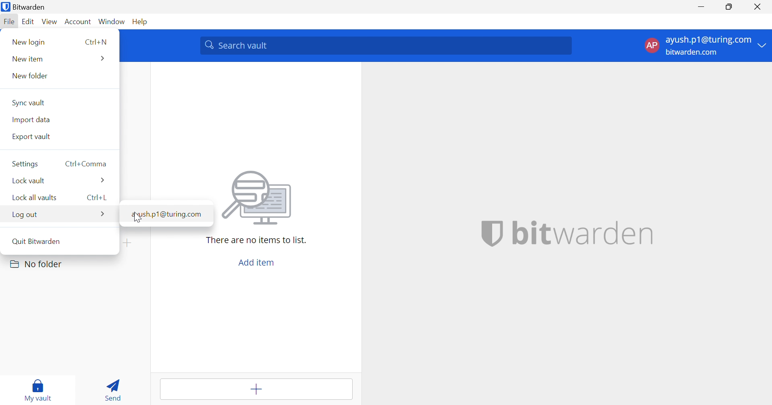 The width and height of the screenshot is (772, 405). Describe the element at coordinates (385, 46) in the screenshot. I see `Search vault` at that location.